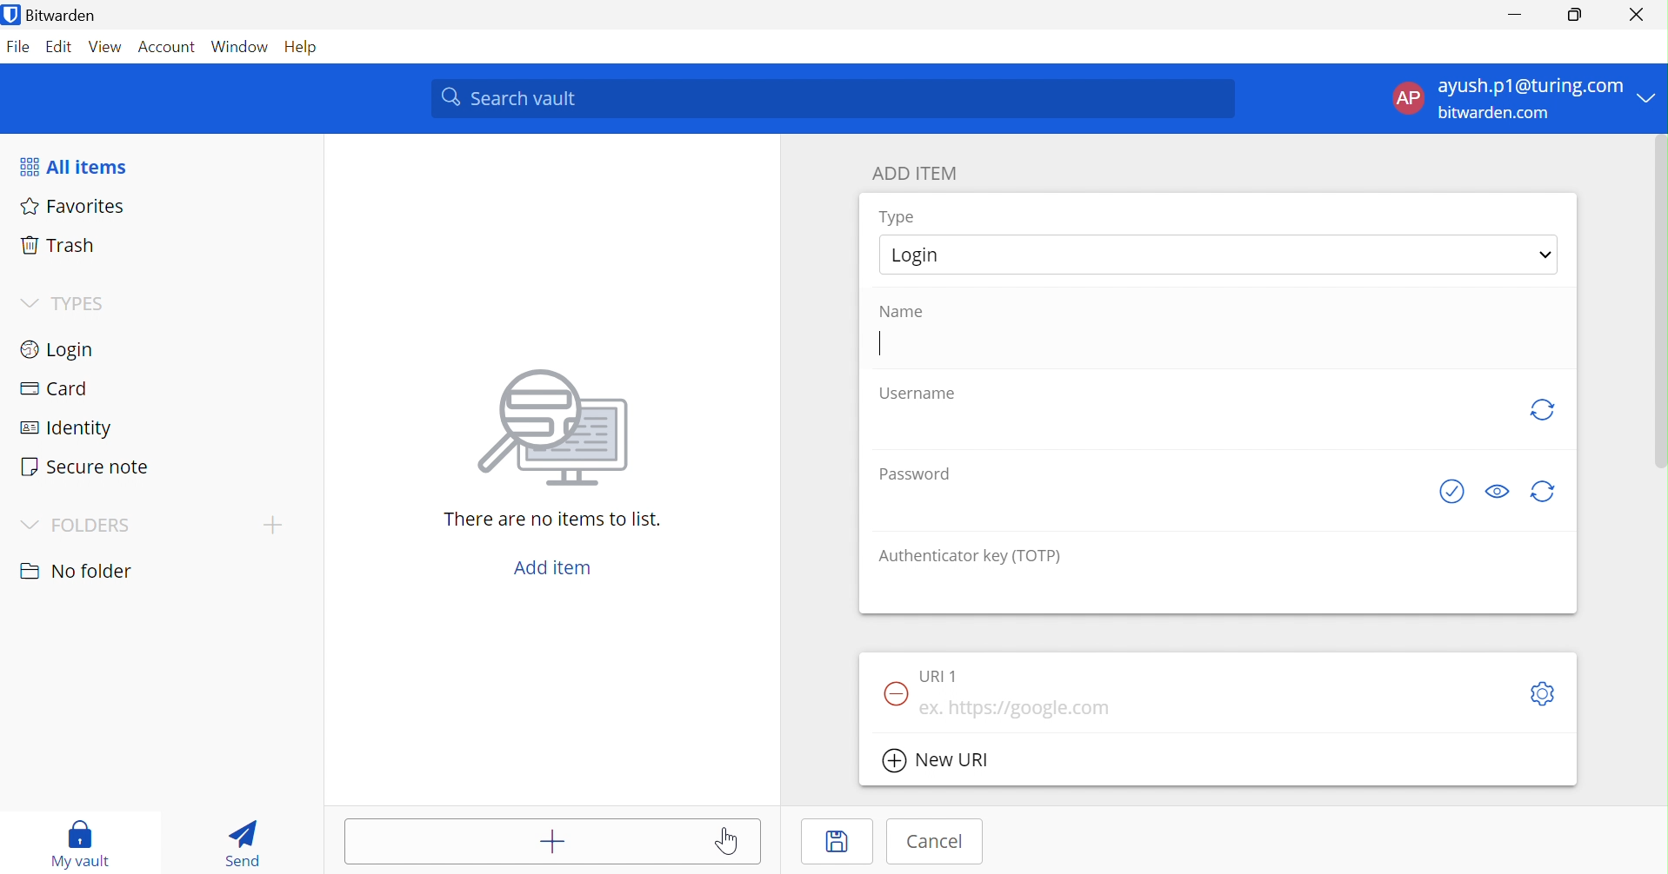  I want to click on Cursor, so click(731, 842).